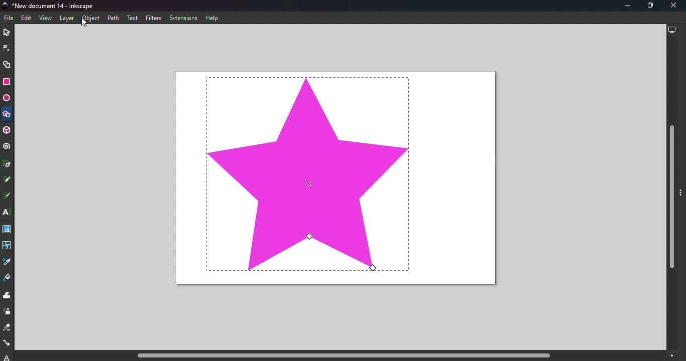  Describe the element at coordinates (82, 23) in the screenshot. I see `Cursor` at that location.